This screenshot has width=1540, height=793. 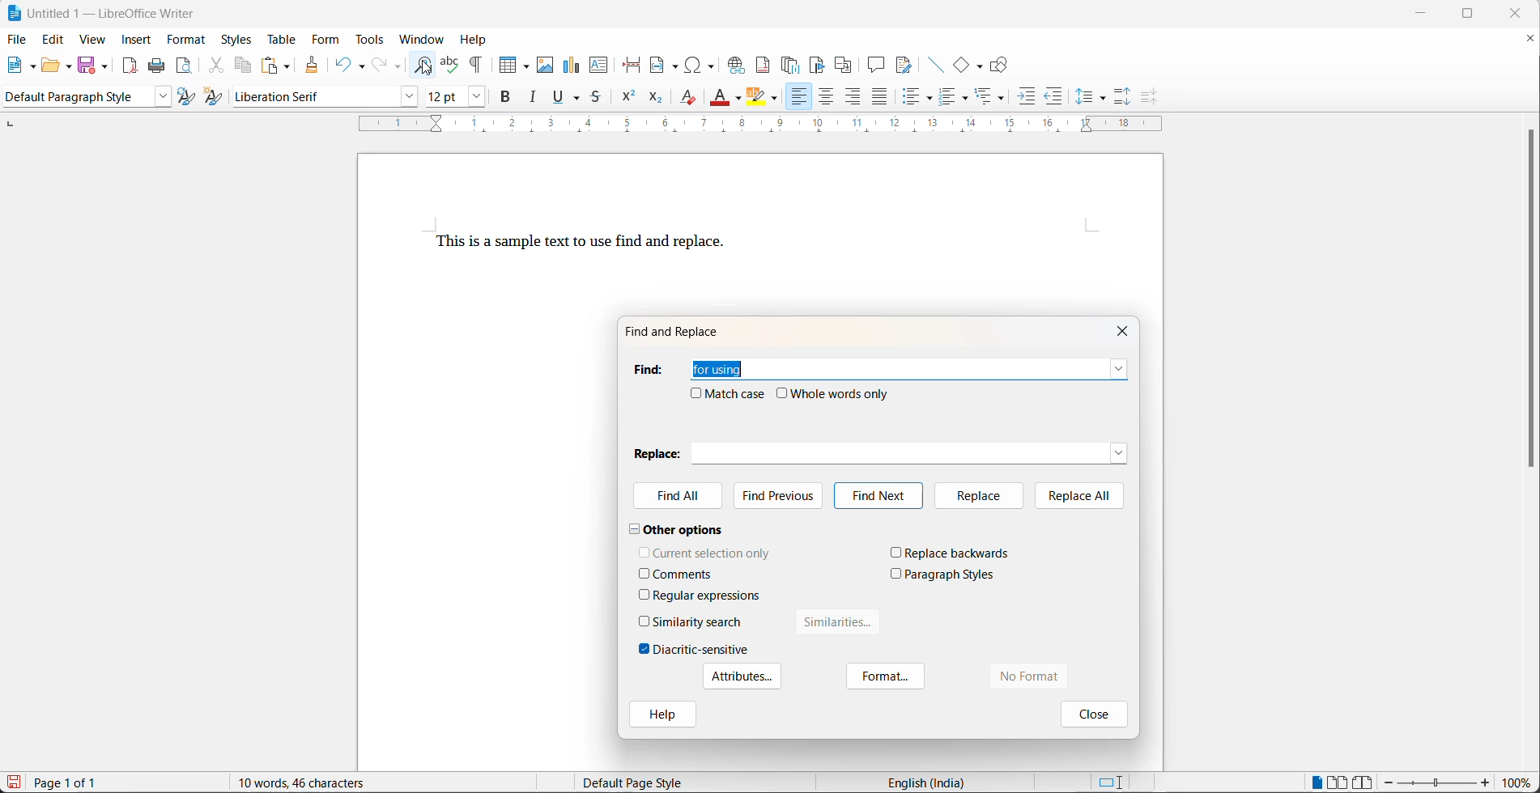 I want to click on insert images, so click(x=547, y=59).